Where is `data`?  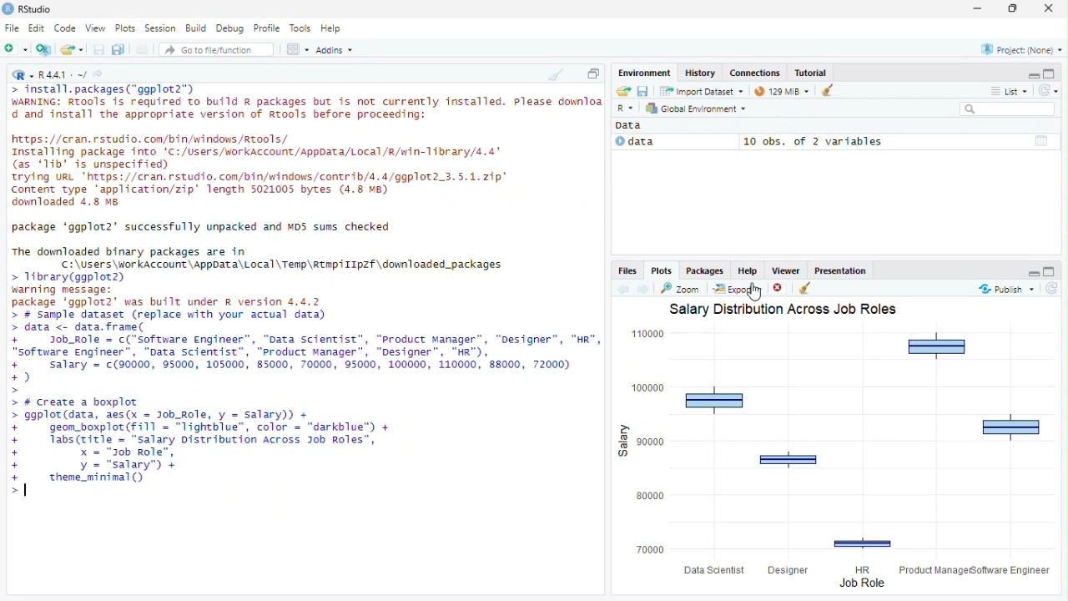
data is located at coordinates (674, 142).